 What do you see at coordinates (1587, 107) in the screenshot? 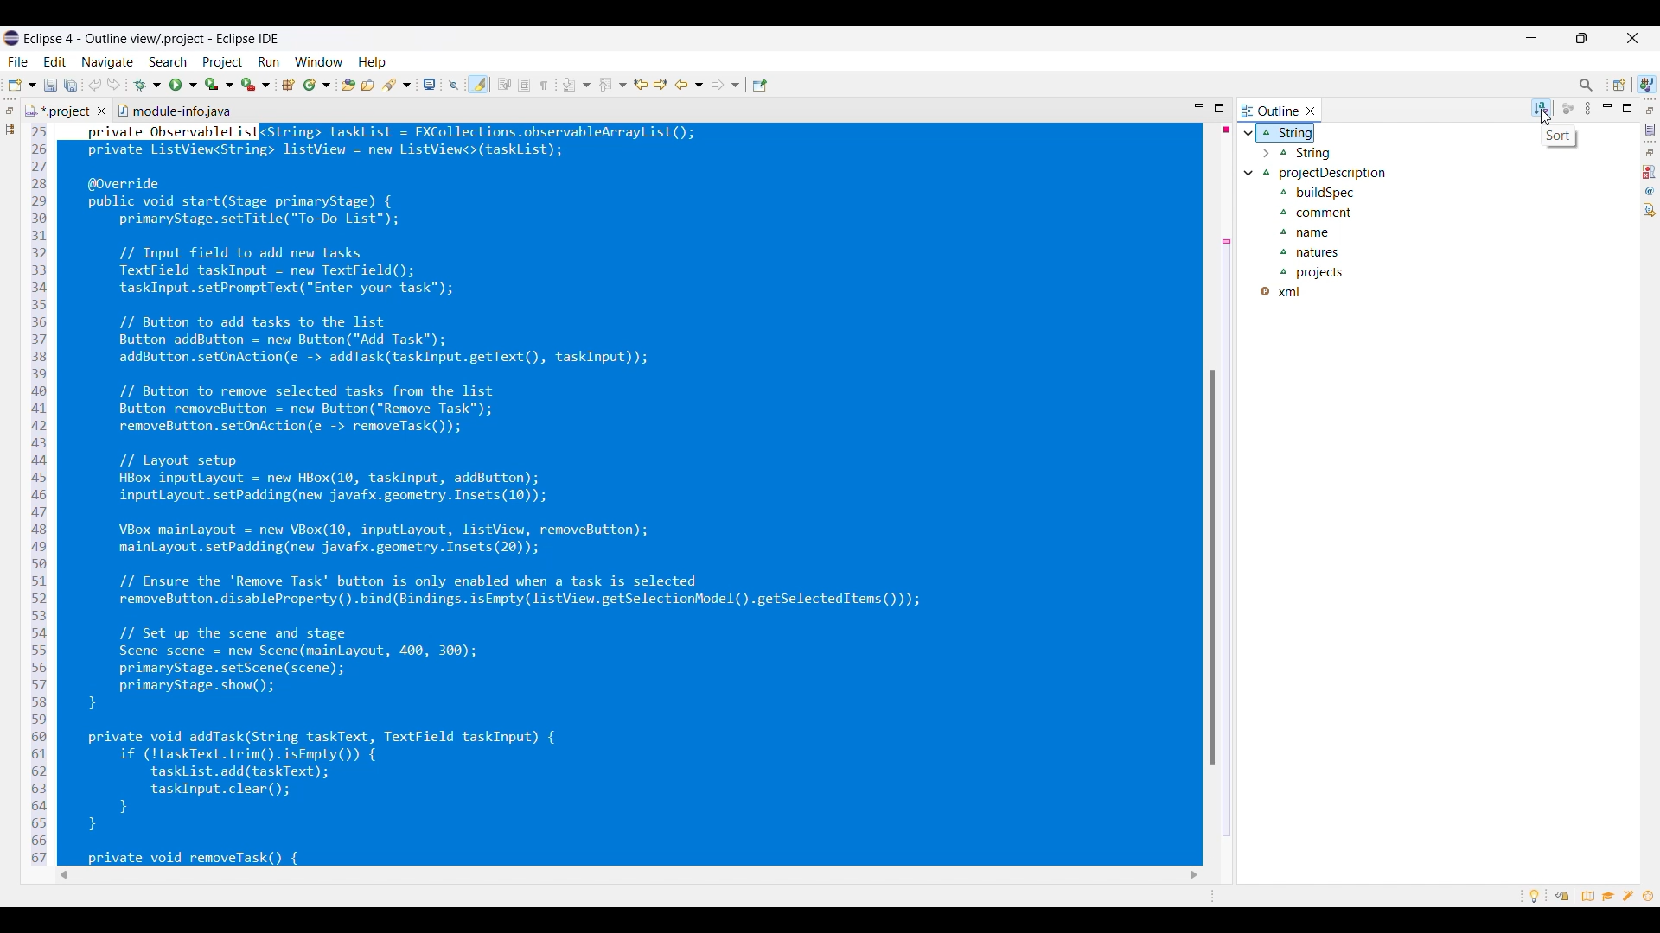
I see `more options` at bounding box center [1587, 107].